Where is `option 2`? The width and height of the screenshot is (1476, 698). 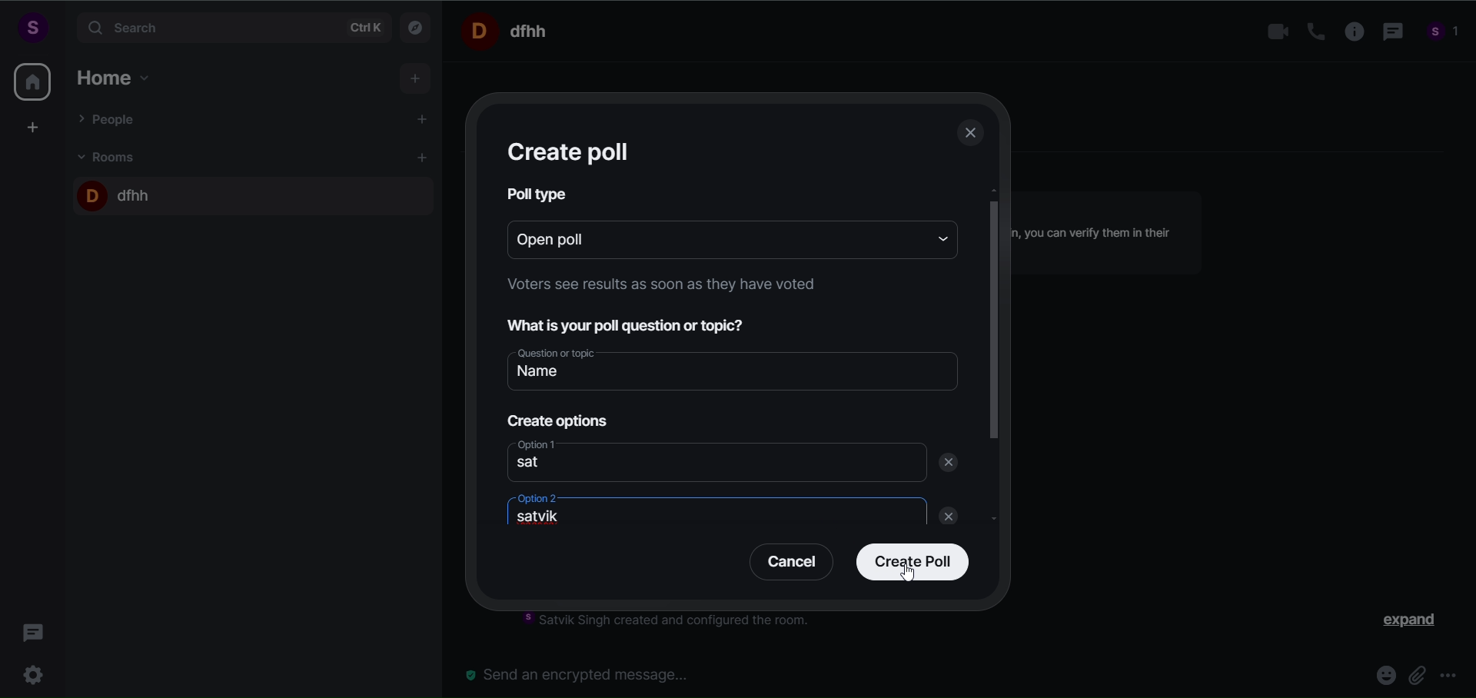
option 2 is located at coordinates (701, 510).